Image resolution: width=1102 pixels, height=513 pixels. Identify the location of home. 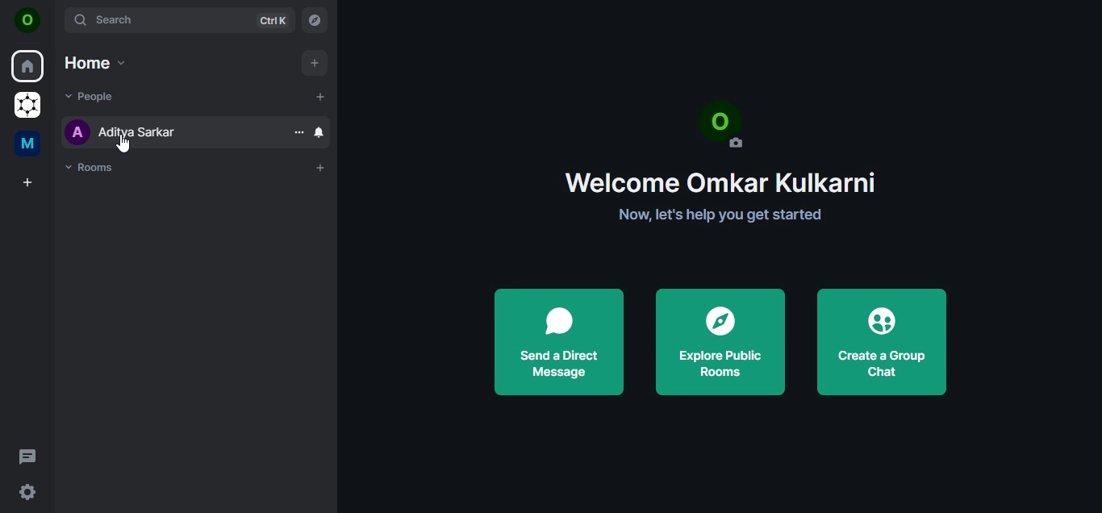
(27, 65).